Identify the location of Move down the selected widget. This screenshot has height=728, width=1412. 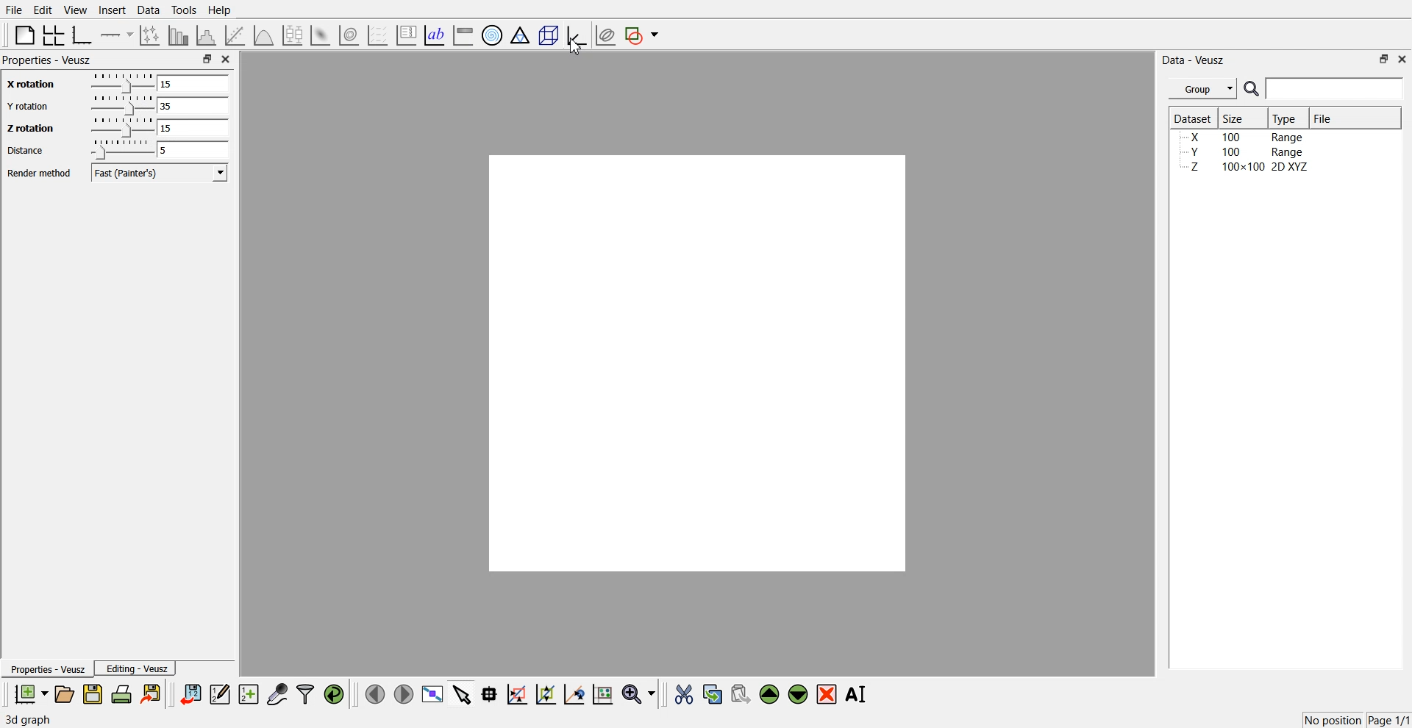
(799, 694).